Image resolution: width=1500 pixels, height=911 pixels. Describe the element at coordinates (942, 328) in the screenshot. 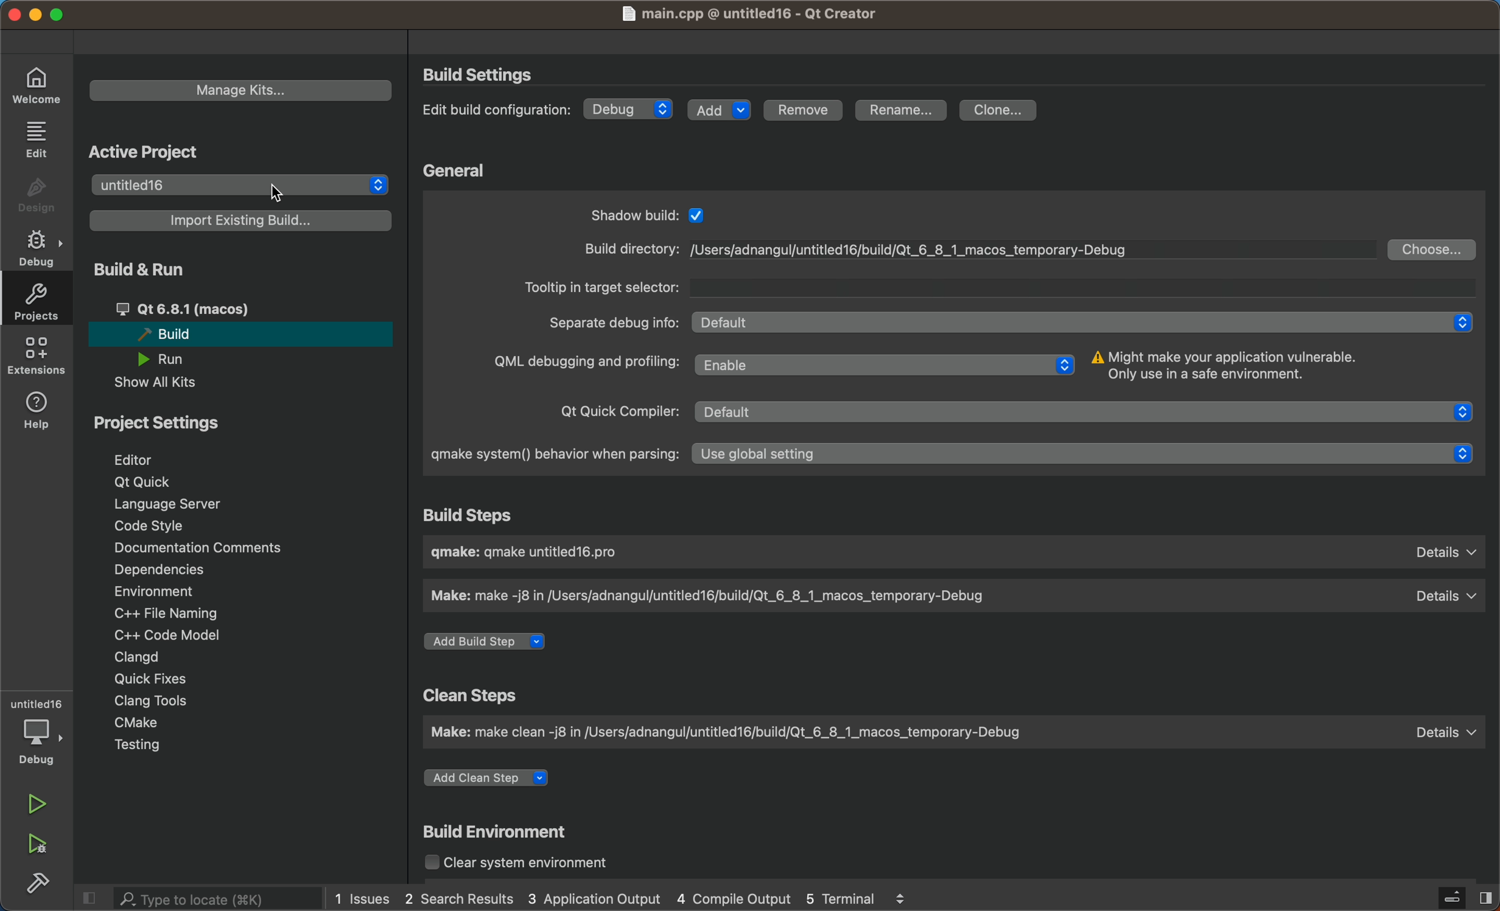

I see `general settings` at that location.